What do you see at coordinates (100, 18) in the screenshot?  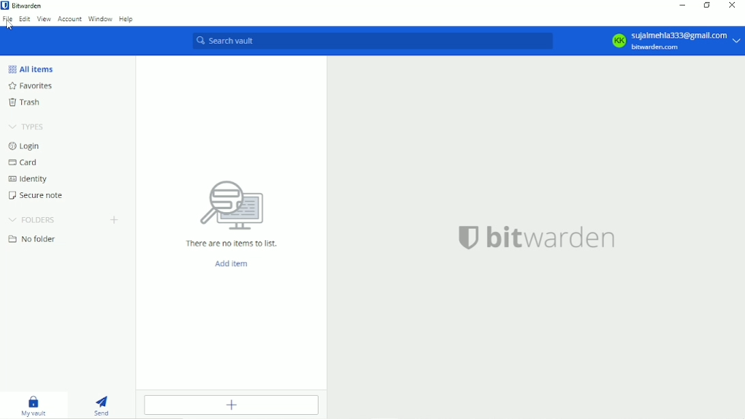 I see `Window` at bounding box center [100, 18].